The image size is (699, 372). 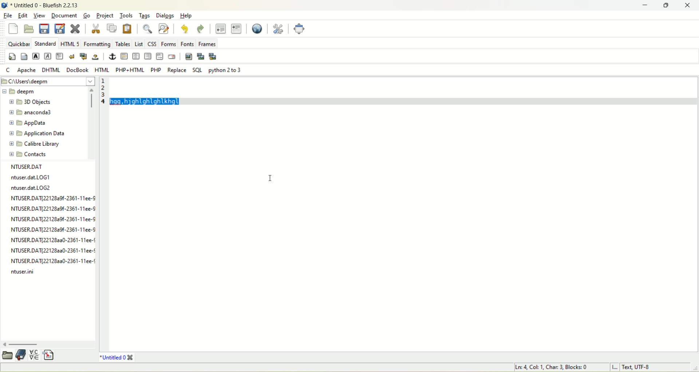 What do you see at coordinates (127, 29) in the screenshot?
I see `paste` at bounding box center [127, 29].